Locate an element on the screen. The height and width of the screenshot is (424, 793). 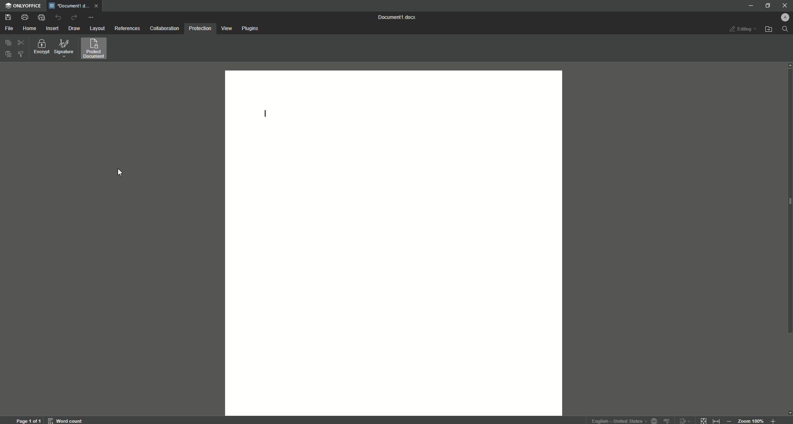
 is located at coordinates (53, 28).